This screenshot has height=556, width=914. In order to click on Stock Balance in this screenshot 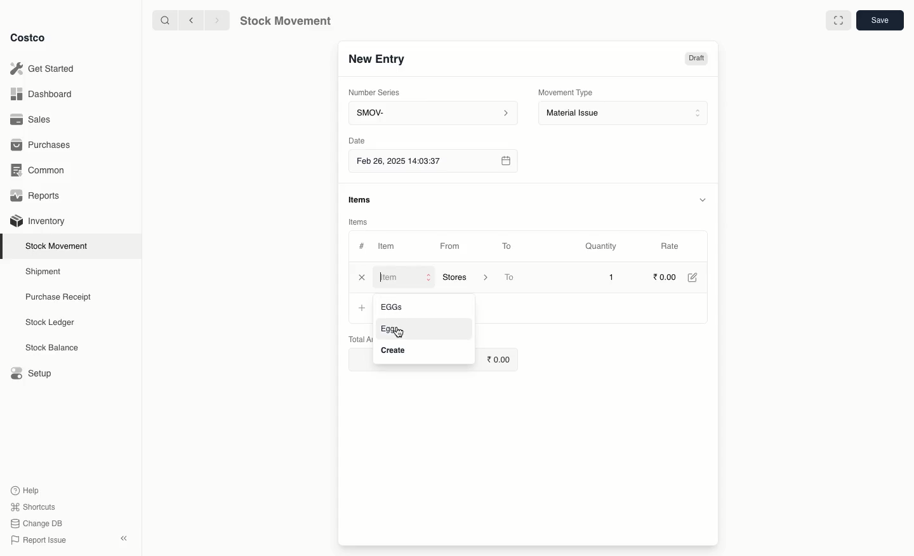, I will do `click(53, 348)`.